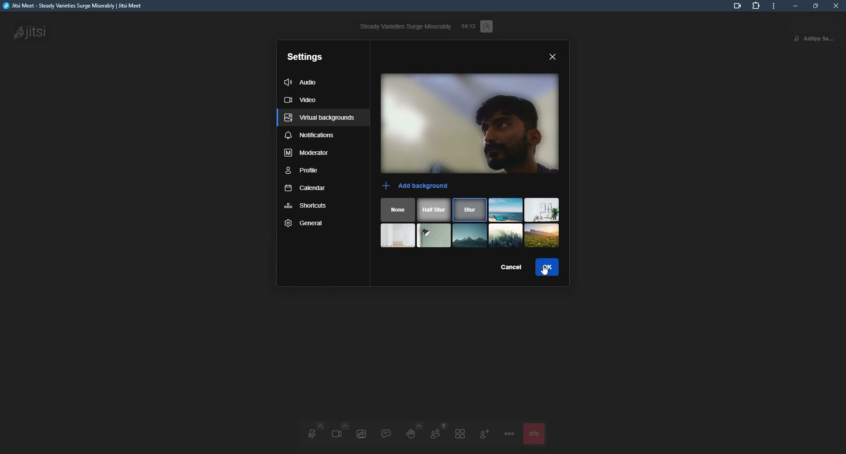  What do you see at coordinates (470, 124) in the screenshot?
I see `video blurred` at bounding box center [470, 124].